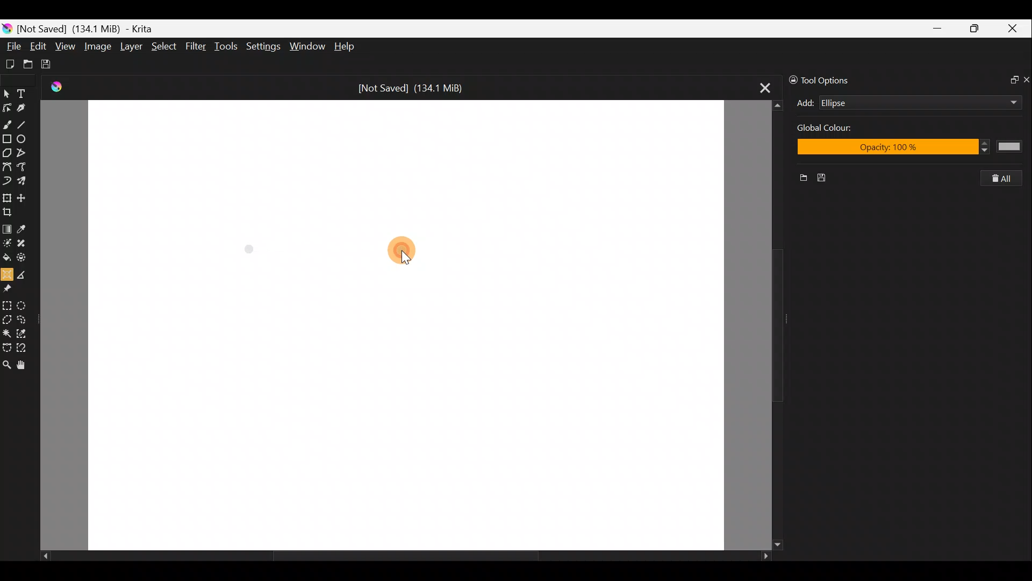  What do you see at coordinates (196, 47) in the screenshot?
I see `Filter` at bounding box center [196, 47].